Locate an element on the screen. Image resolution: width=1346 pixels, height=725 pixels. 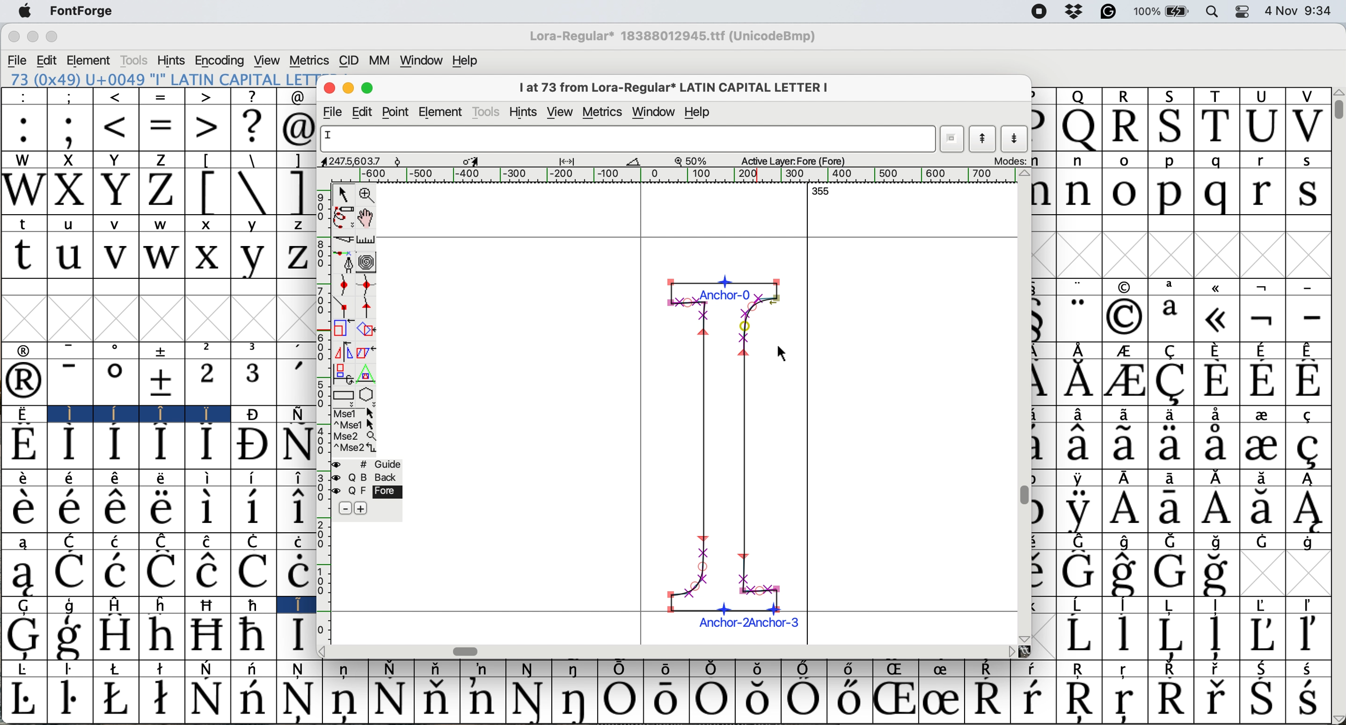
Symbol is located at coordinates (435, 669).